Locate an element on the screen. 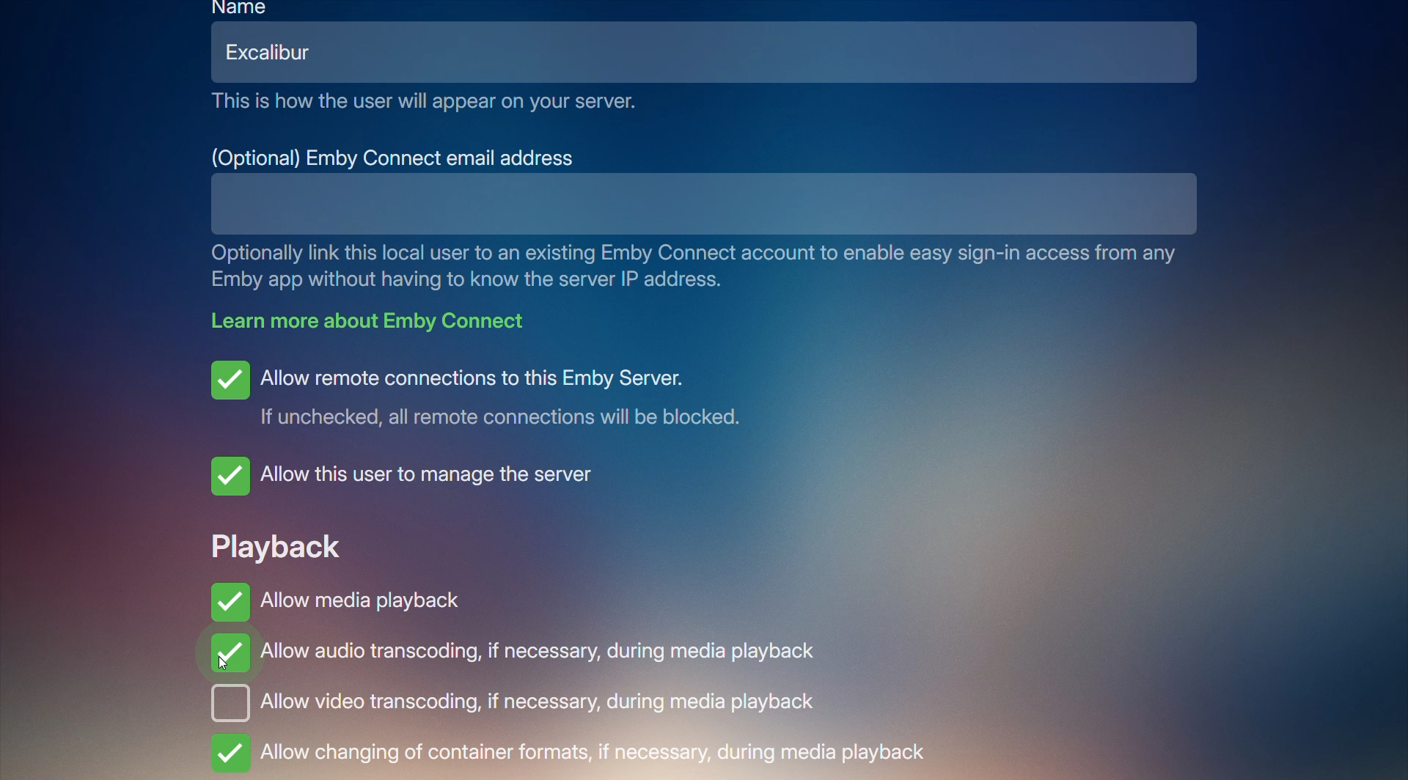 Image resolution: width=1408 pixels, height=780 pixels. + Allow changing of container formats, if necessary, during media playback is located at coordinates (573, 754).